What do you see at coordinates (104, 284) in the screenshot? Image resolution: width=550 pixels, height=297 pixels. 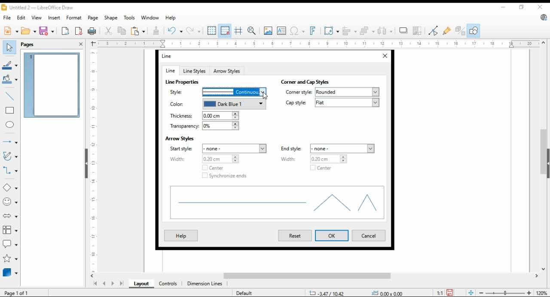 I see `previous page` at bounding box center [104, 284].